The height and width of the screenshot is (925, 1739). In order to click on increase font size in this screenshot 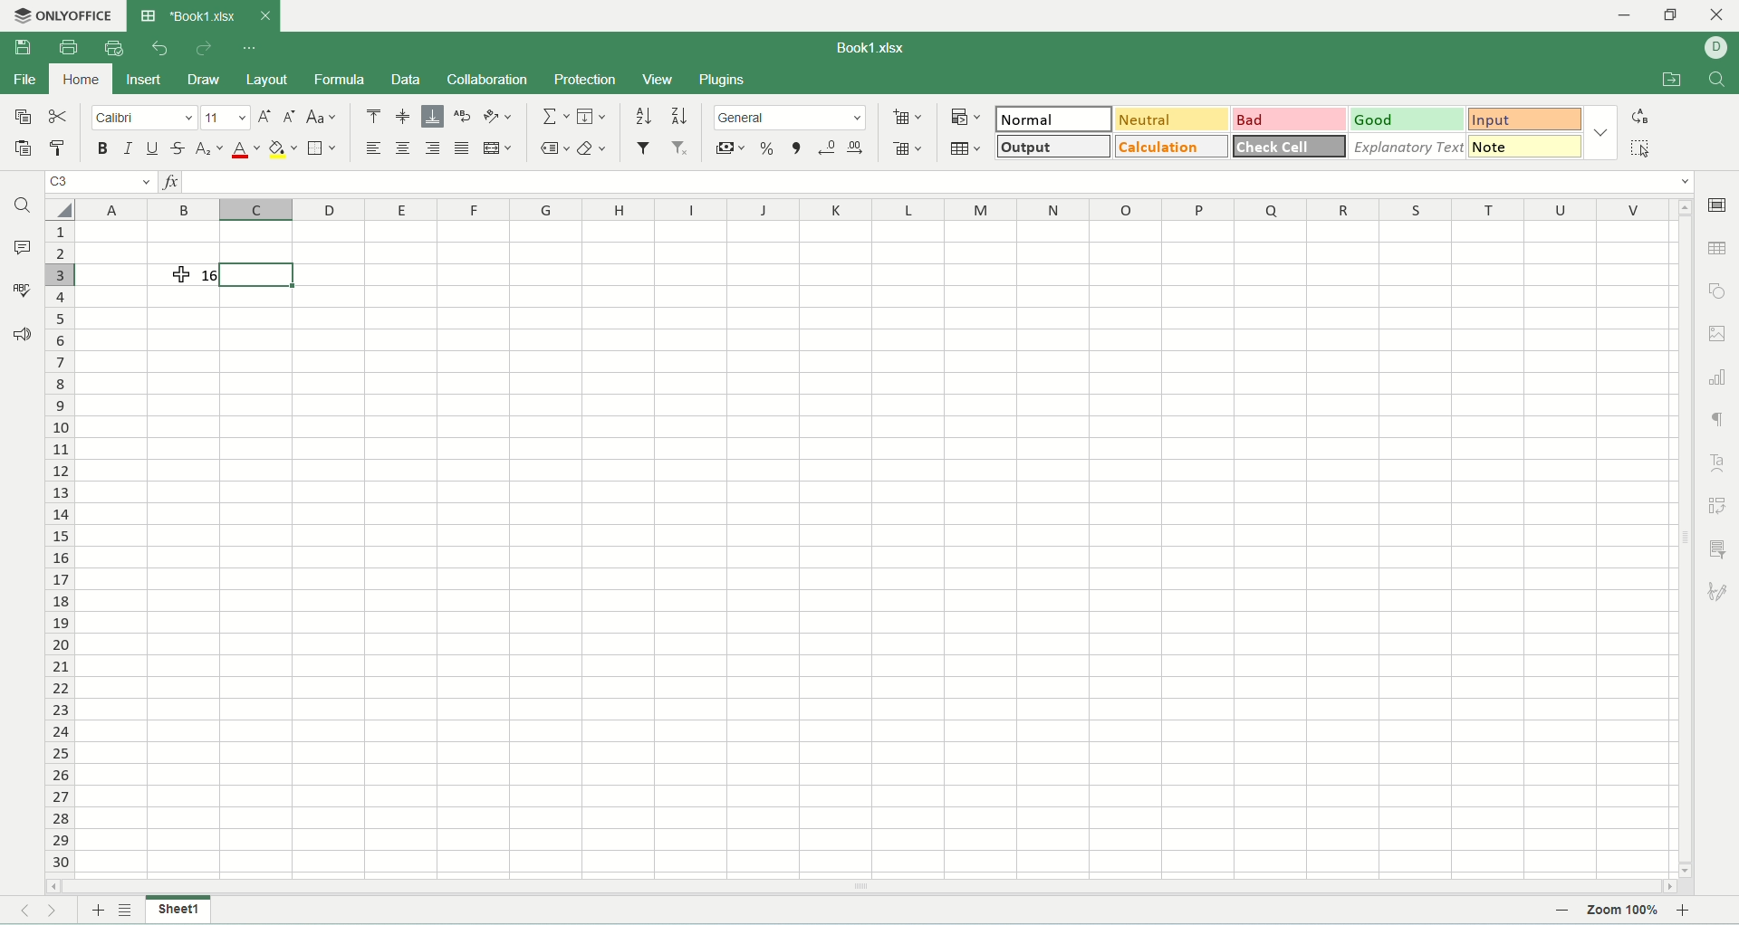, I will do `click(264, 119)`.